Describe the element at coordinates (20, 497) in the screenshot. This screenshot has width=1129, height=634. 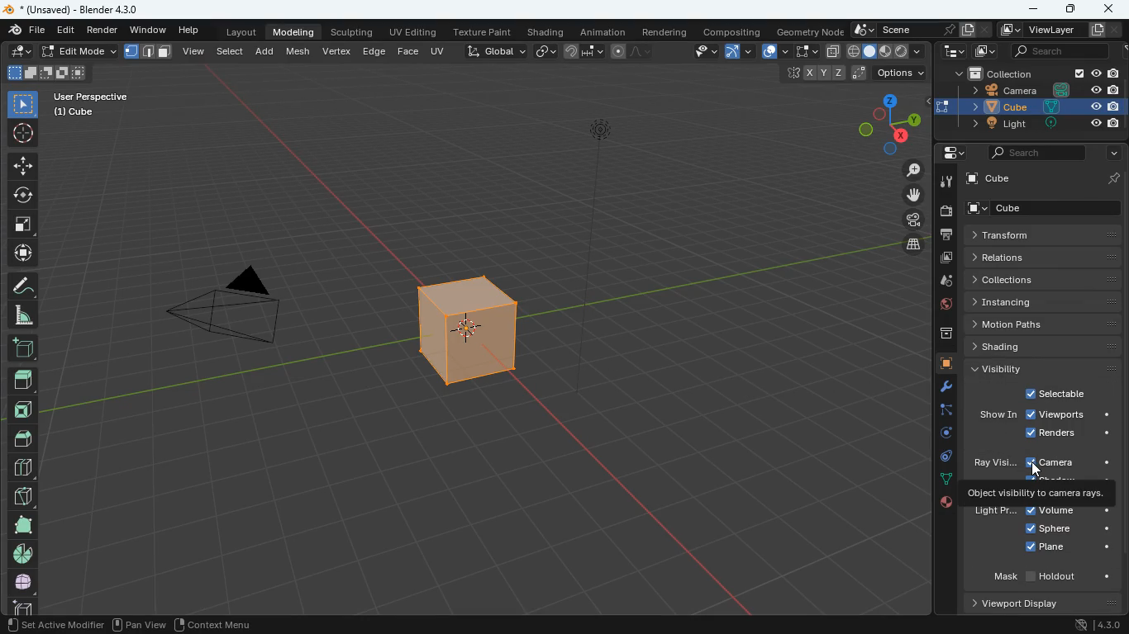
I see `diagonal` at that location.